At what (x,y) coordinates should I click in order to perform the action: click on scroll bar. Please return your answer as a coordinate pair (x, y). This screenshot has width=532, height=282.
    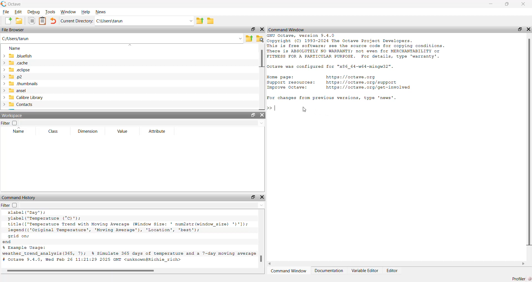
    Looking at the image, I should click on (264, 237).